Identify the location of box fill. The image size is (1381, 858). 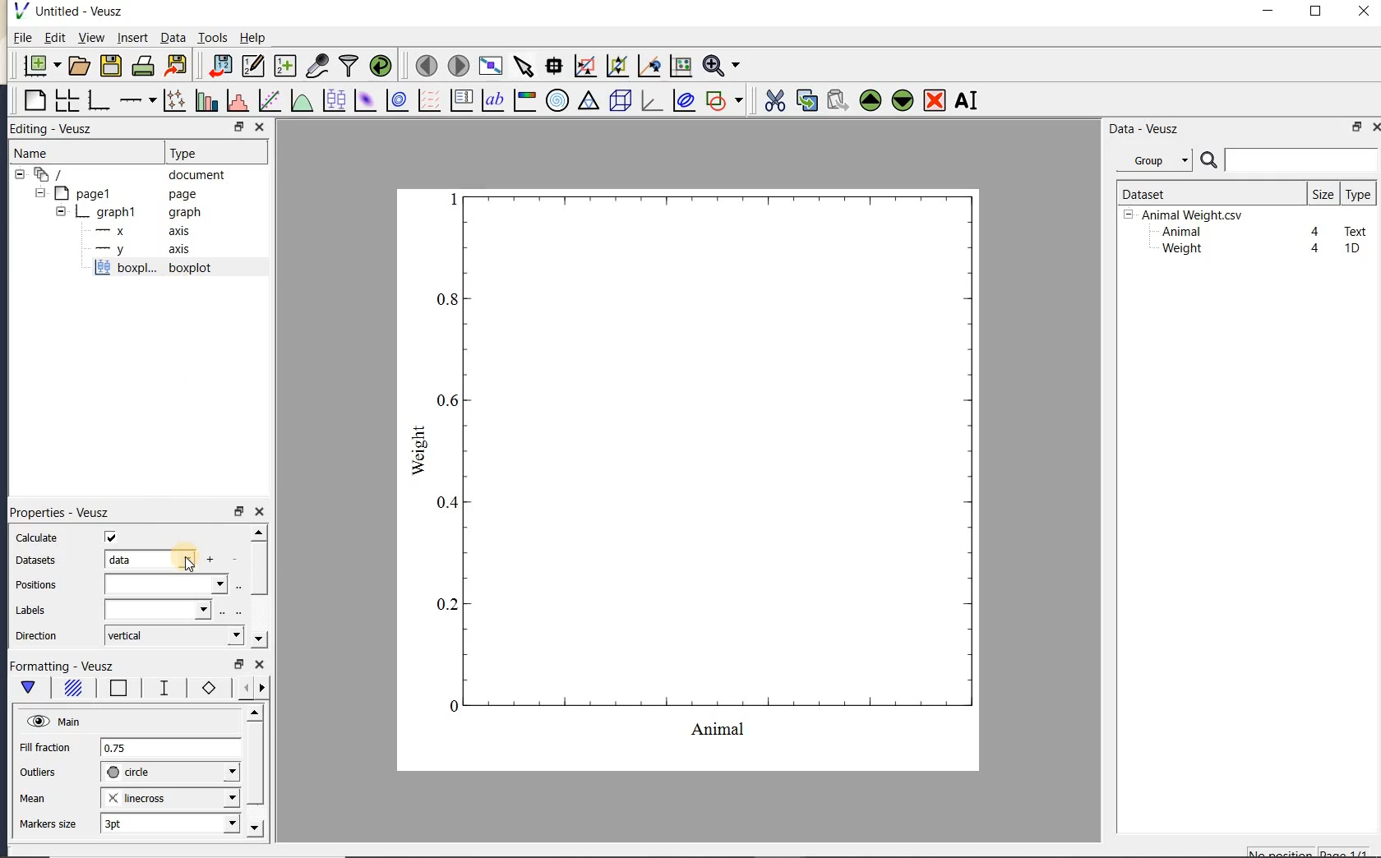
(71, 689).